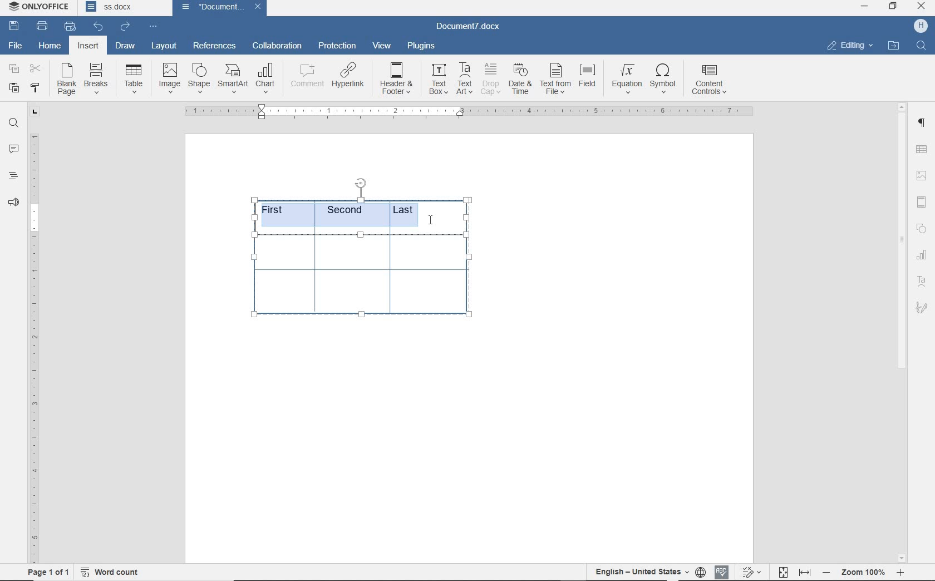 This screenshot has width=935, height=581. I want to click on headings, so click(13, 177).